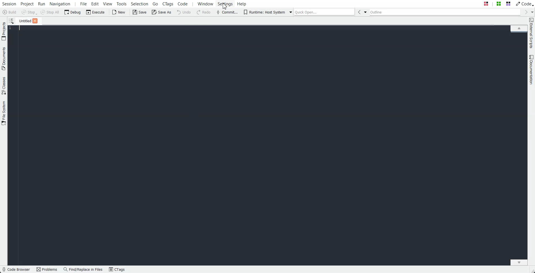  What do you see at coordinates (359, 12) in the screenshot?
I see `Go Back` at bounding box center [359, 12].